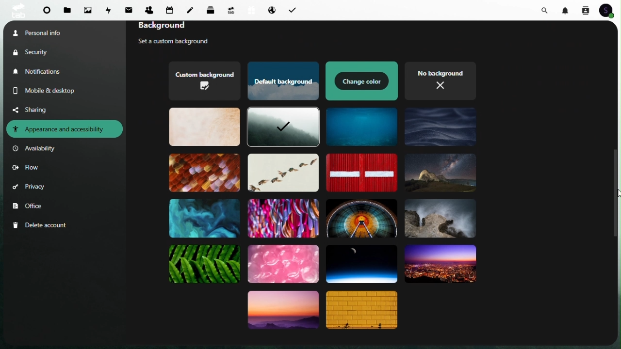  I want to click on deck, so click(212, 9).